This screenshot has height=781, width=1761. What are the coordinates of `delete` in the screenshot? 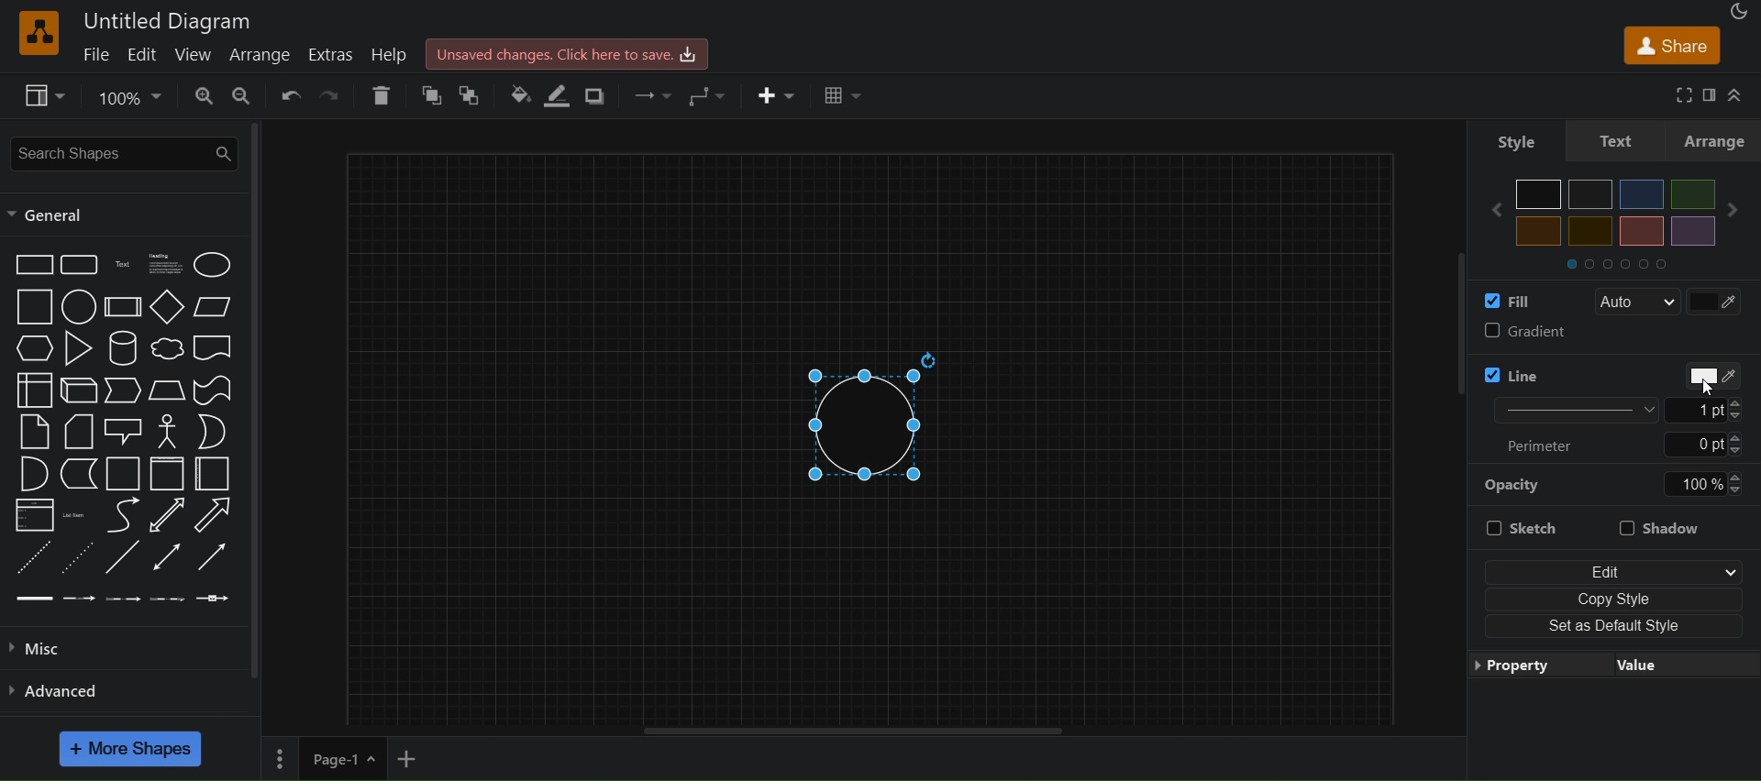 It's located at (382, 95).